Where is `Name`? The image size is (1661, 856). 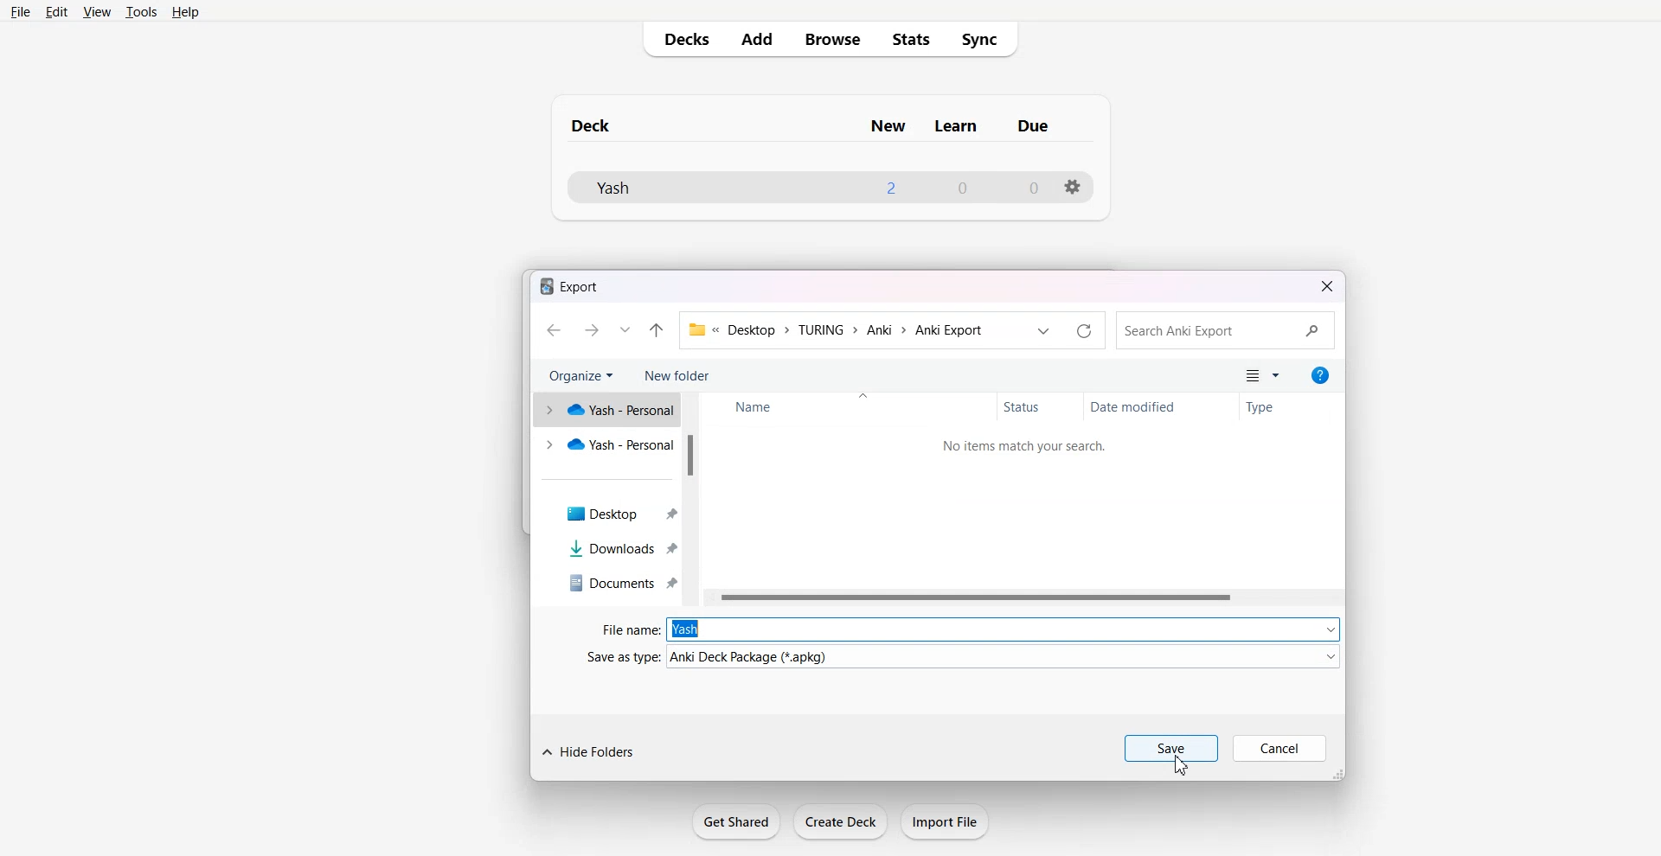 Name is located at coordinates (785, 406).